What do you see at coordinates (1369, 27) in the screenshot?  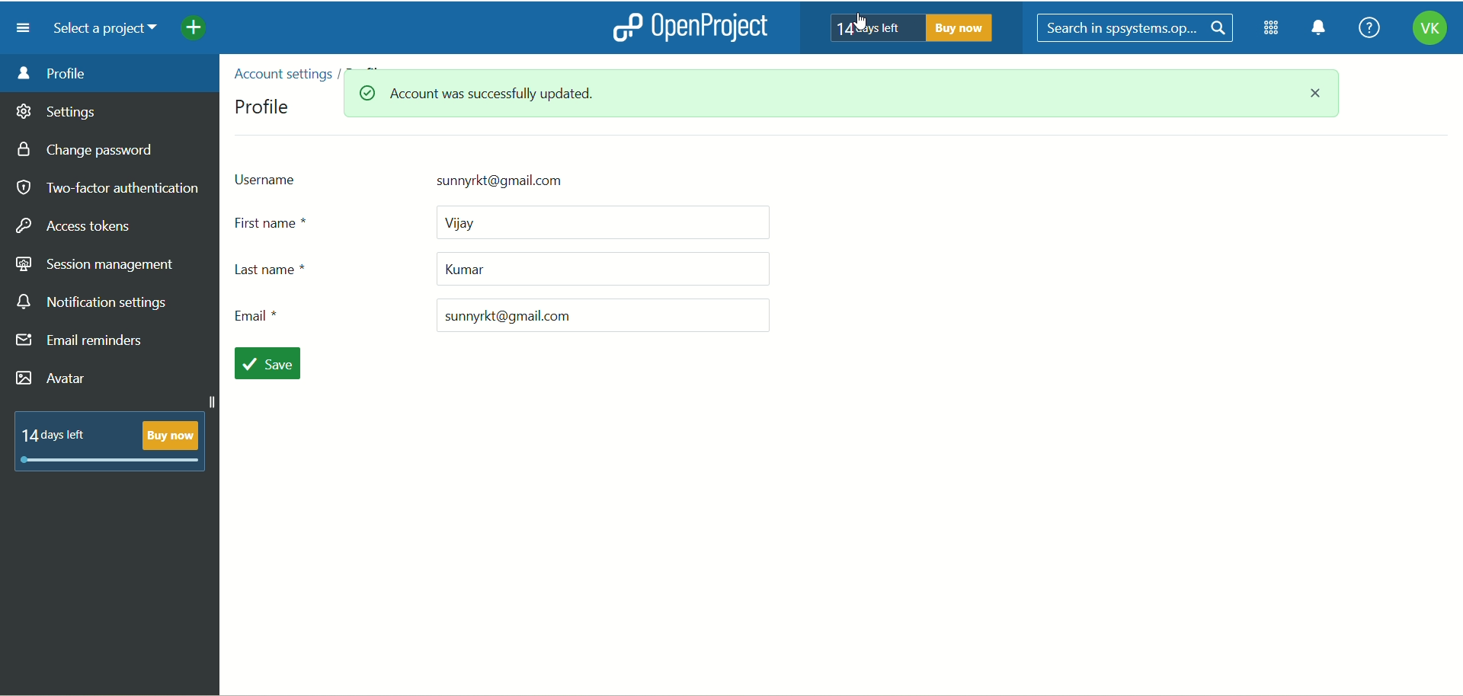 I see `help` at bounding box center [1369, 27].